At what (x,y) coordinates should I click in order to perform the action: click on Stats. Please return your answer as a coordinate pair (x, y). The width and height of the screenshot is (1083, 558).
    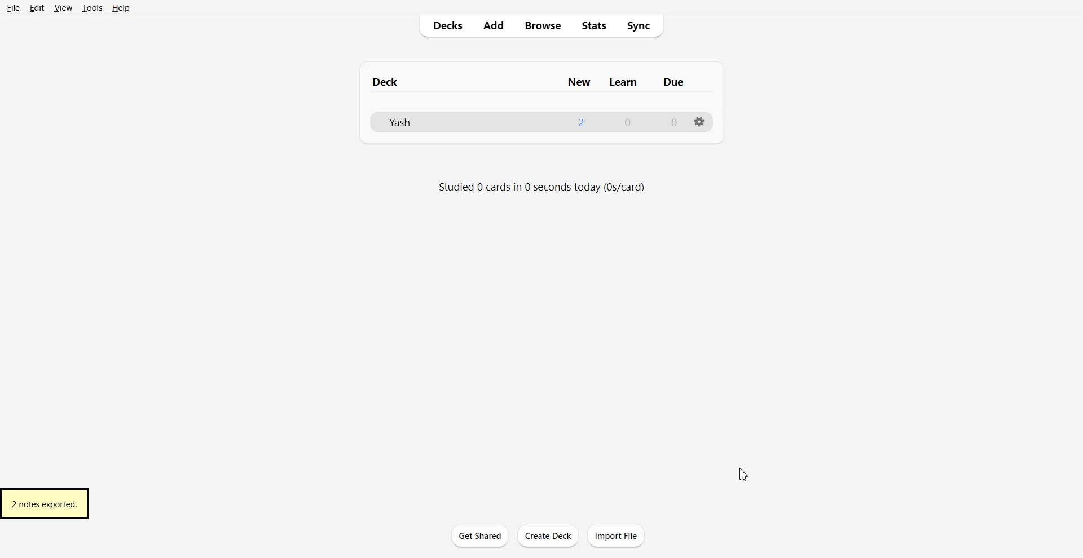
    Looking at the image, I should click on (595, 25).